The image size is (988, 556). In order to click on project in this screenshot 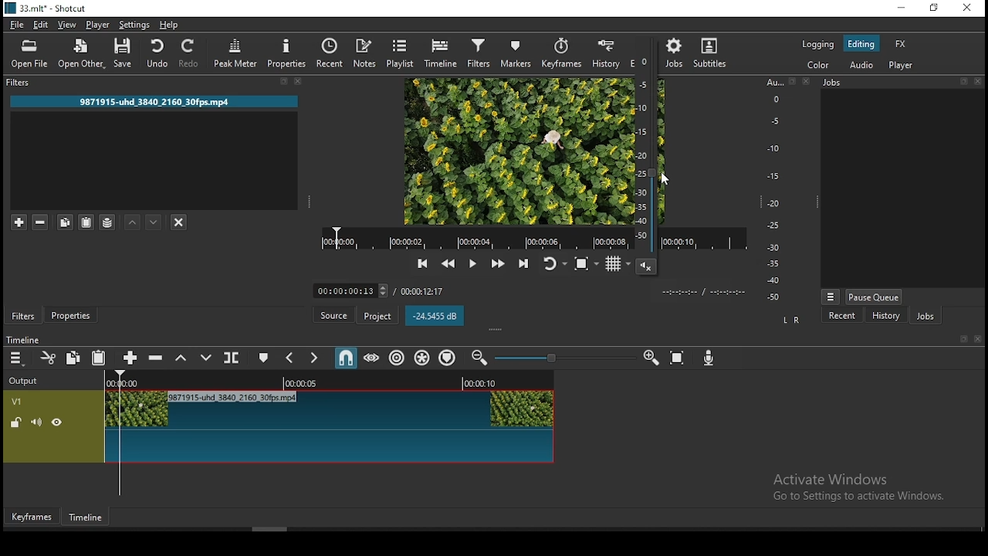, I will do `click(380, 317)`.